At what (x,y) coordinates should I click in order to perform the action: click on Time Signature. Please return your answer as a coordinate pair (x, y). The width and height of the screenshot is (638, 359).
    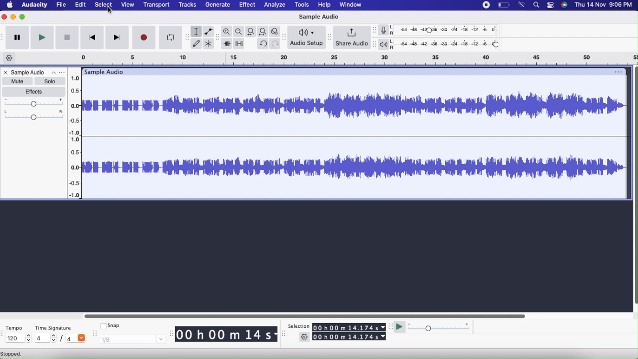
    Looking at the image, I should click on (54, 326).